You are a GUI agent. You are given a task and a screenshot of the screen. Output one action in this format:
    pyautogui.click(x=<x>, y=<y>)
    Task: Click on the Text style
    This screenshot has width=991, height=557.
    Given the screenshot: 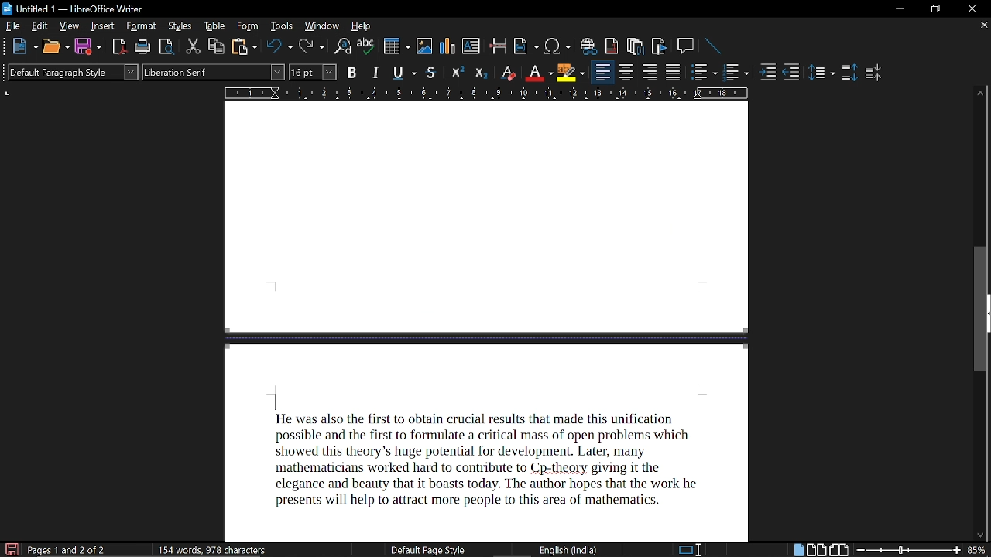 What is the action you would take?
    pyautogui.click(x=214, y=73)
    